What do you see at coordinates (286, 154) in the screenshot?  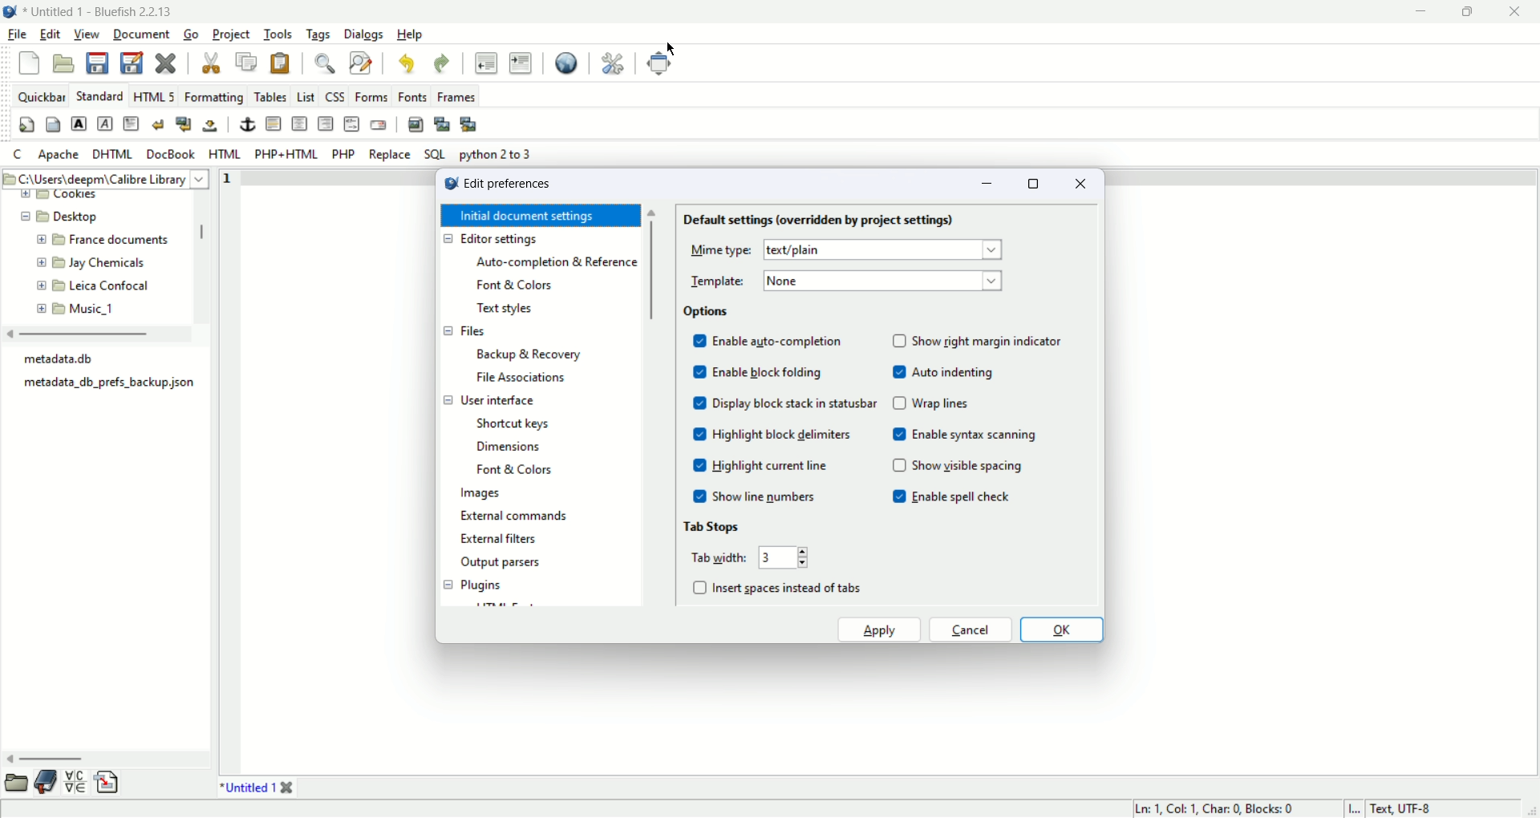 I see `PHP+HTML` at bounding box center [286, 154].